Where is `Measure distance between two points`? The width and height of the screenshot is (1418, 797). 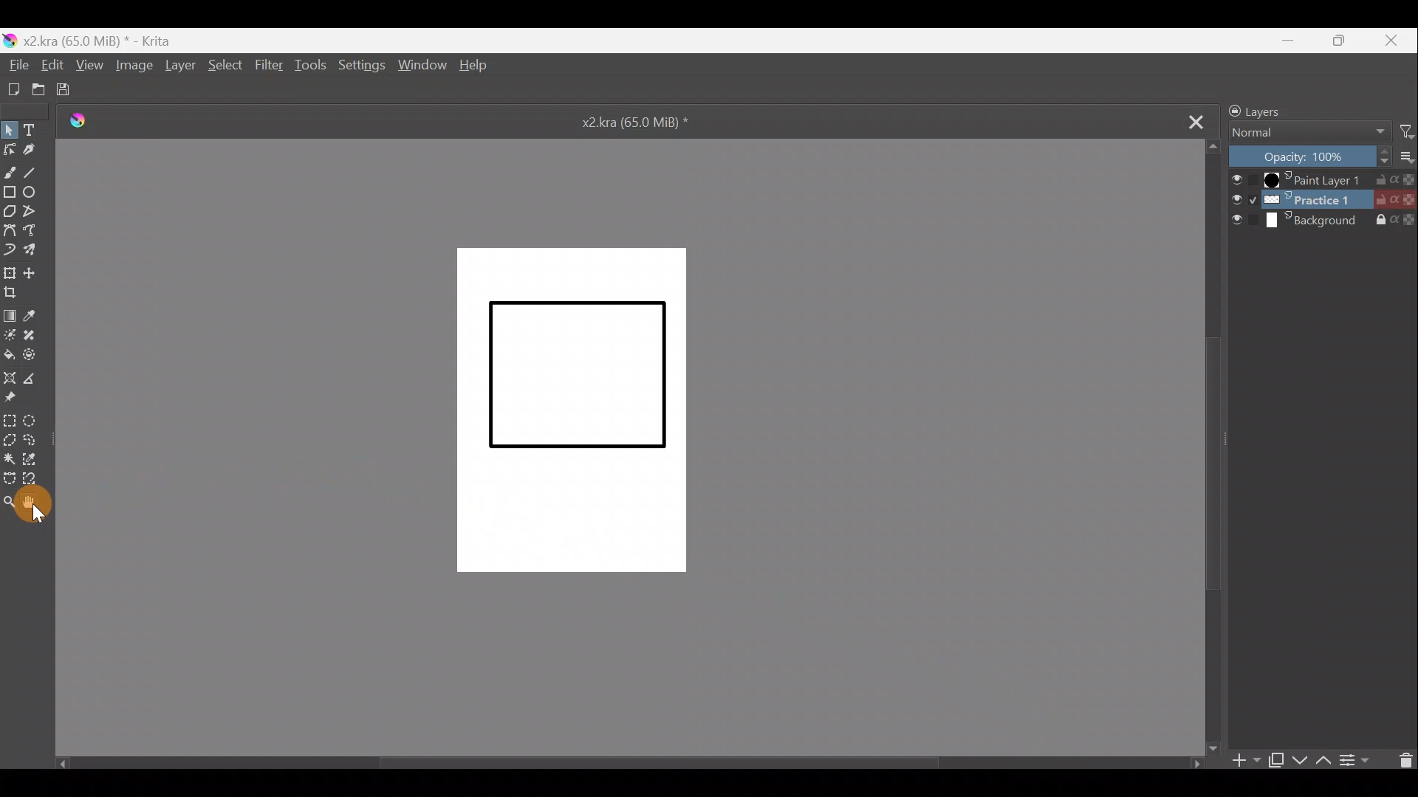 Measure distance between two points is located at coordinates (32, 376).